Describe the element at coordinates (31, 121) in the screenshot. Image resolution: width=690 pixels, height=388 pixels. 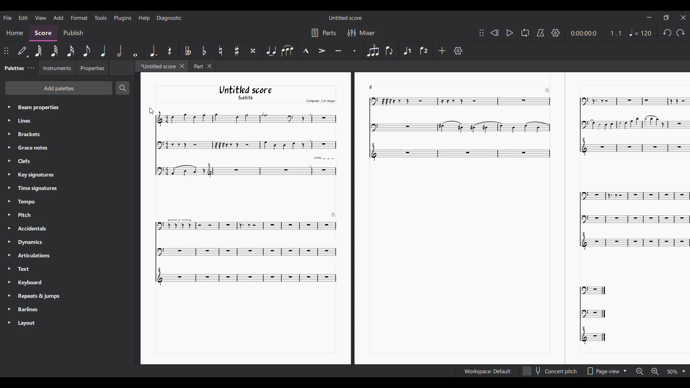
I see `Line` at that location.